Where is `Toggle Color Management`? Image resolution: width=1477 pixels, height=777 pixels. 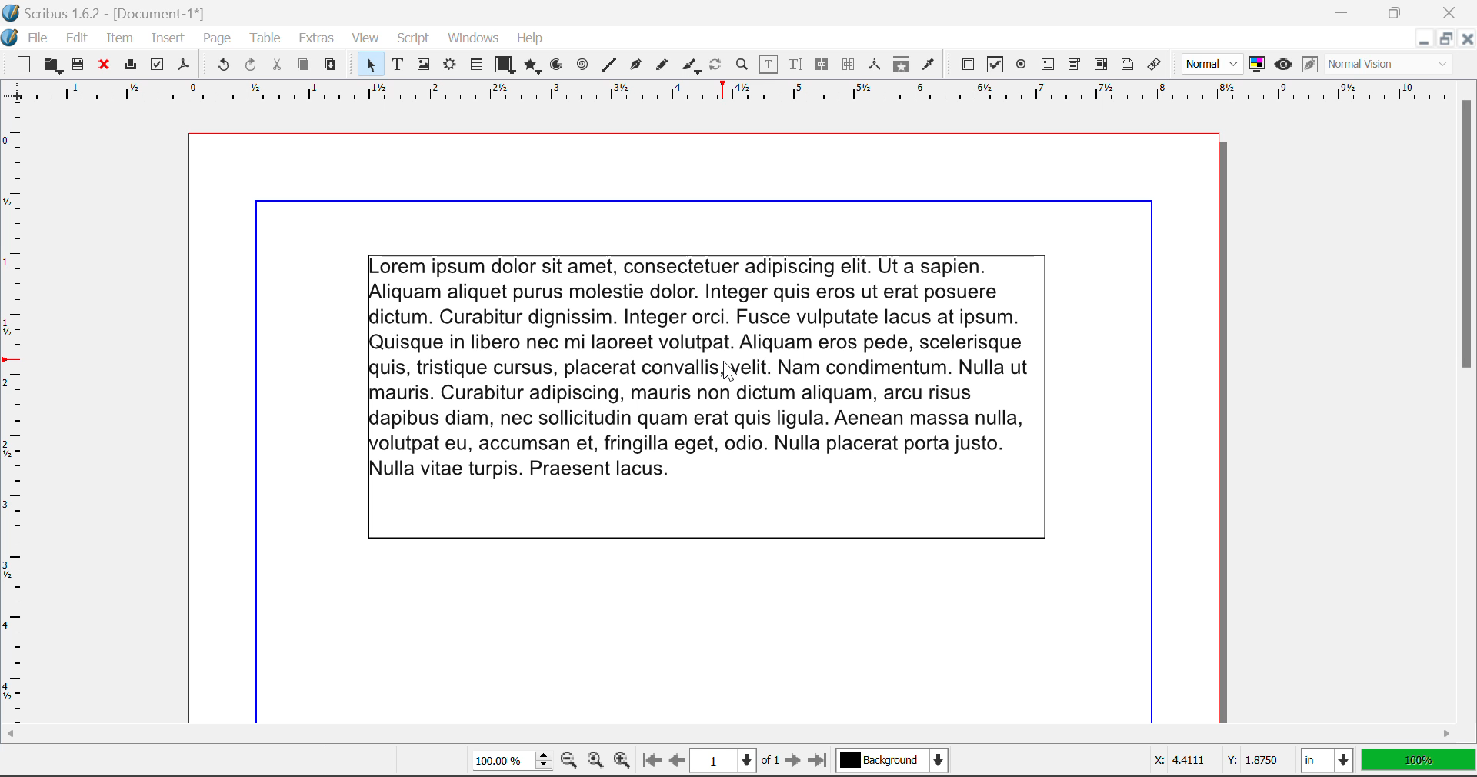 Toggle Color Management is located at coordinates (1257, 65).